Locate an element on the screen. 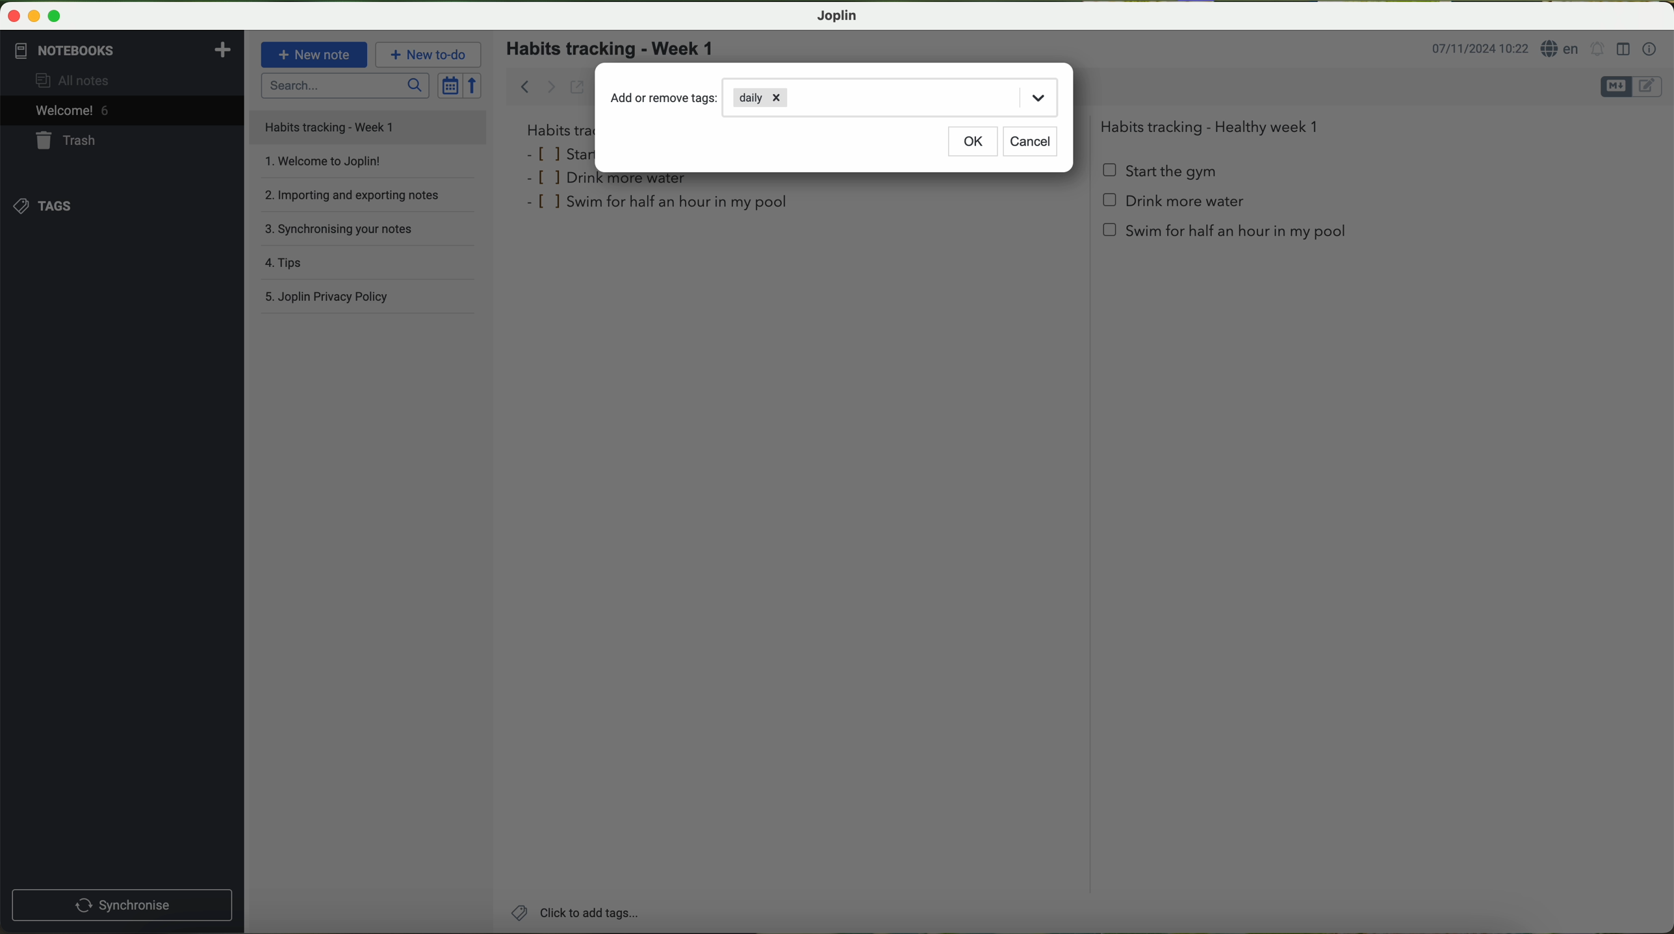 The height and width of the screenshot is (934, 1674). Habits tracking - Healthy week 1 is located at coordinates (1215, 124).